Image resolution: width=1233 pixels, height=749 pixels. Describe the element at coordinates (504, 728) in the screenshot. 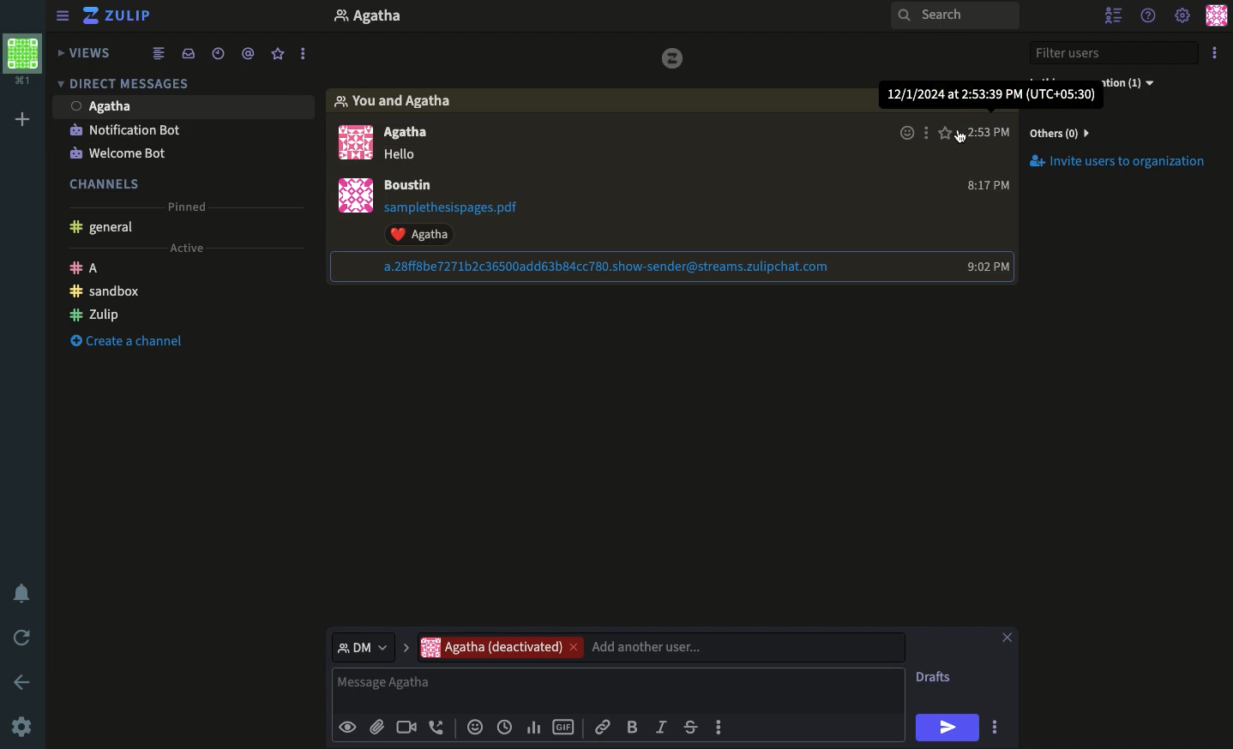

I see `Time` at that location.